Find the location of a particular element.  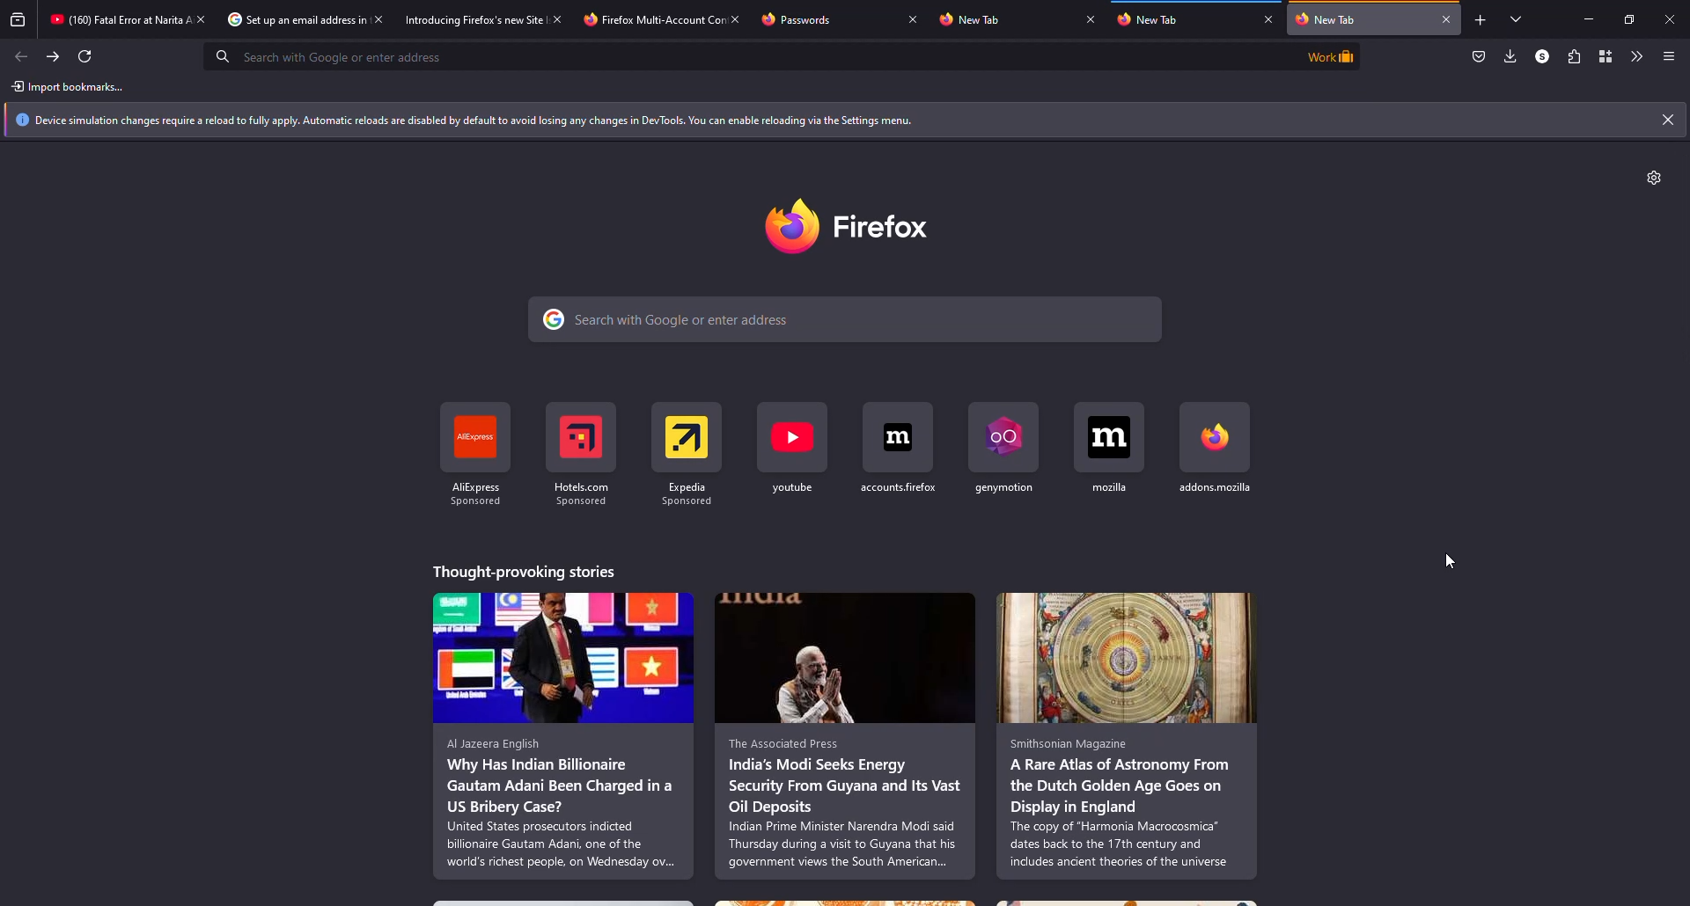

AllExpress shortcut is located at coordinates (476, 454).